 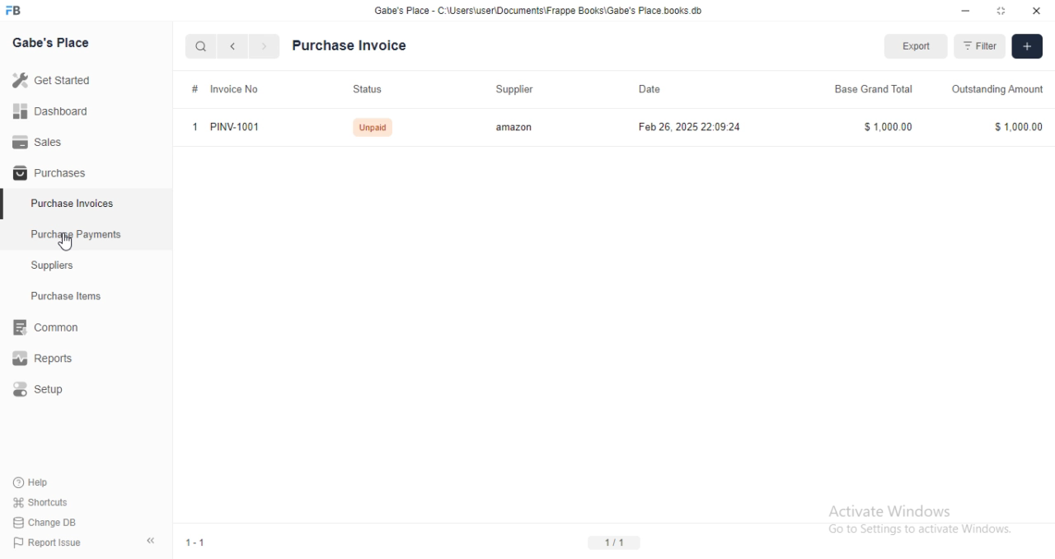 I want to click on PINV-1001, so click(x=239, y=127).